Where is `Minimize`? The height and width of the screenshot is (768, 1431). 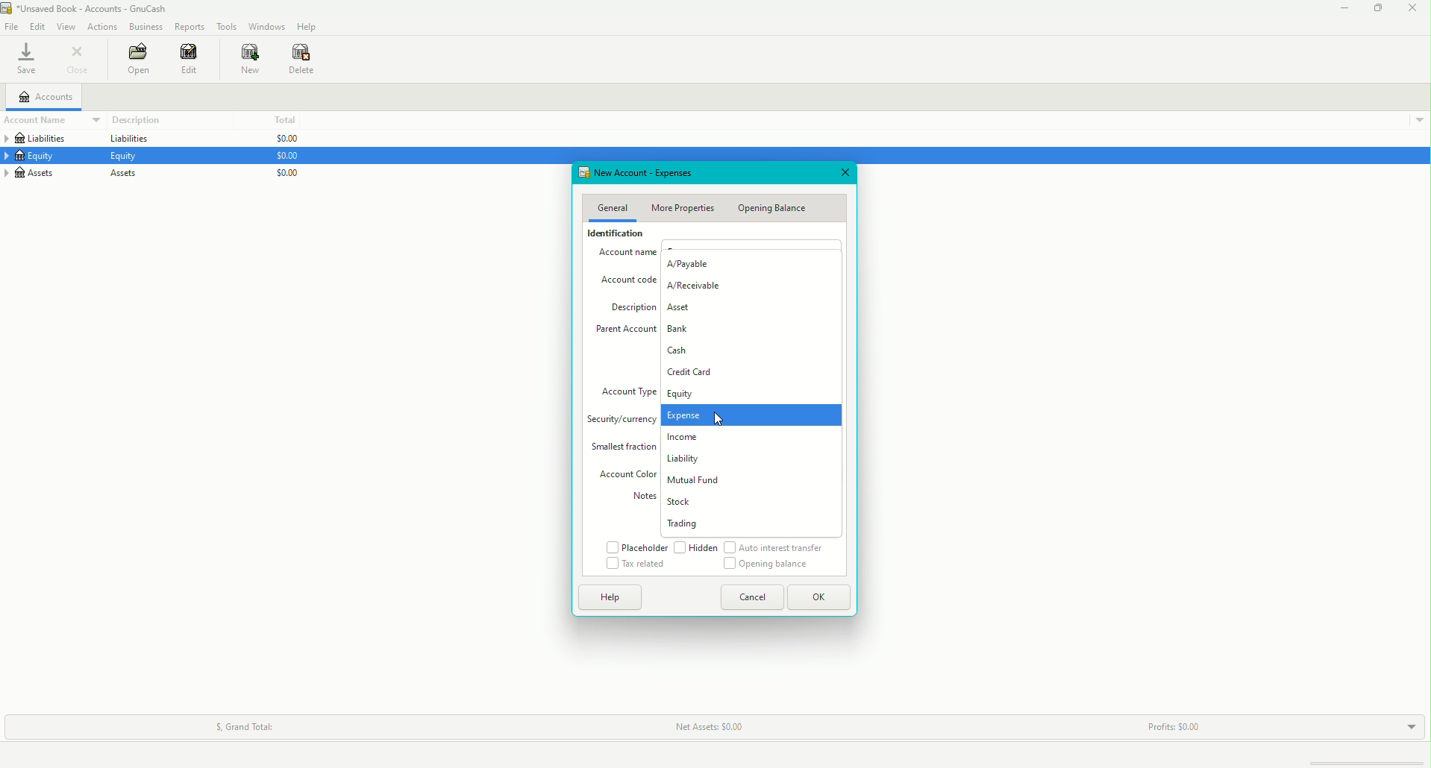 Minimize is located at coordinates (1341, 9).